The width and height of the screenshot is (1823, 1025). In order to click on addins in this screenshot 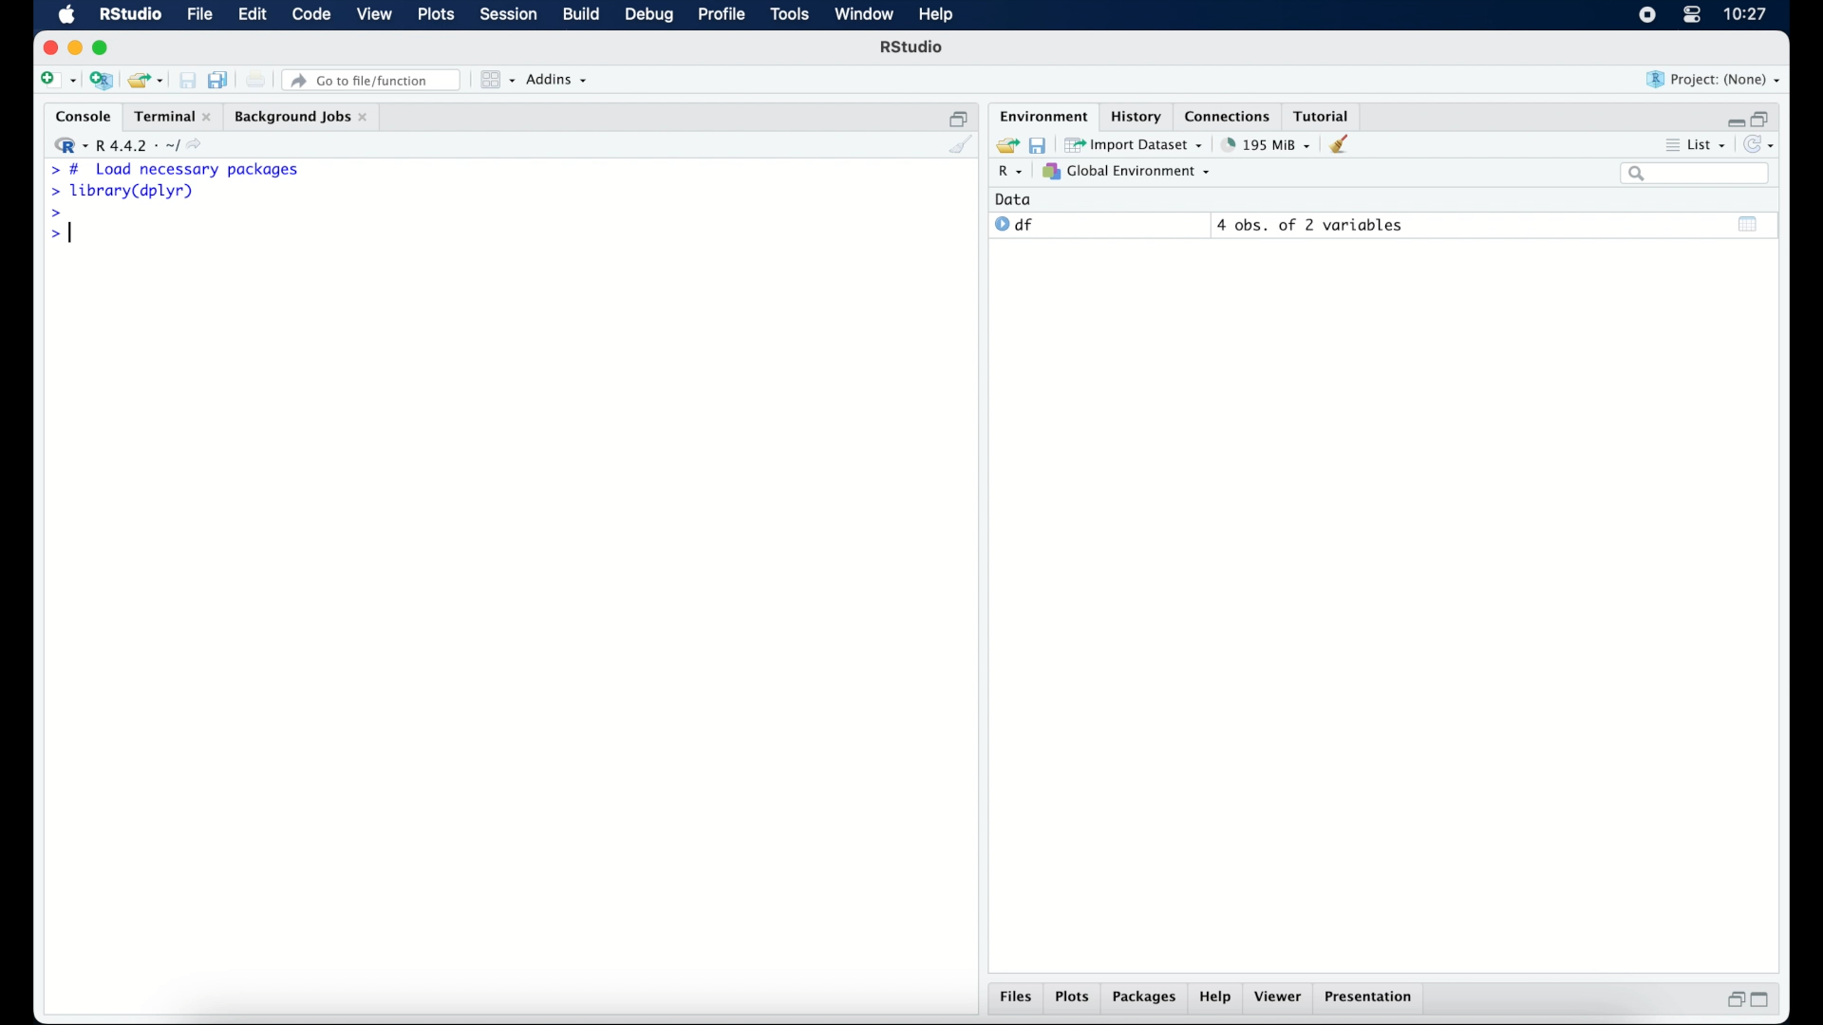, I will do `click(557, 81)`.